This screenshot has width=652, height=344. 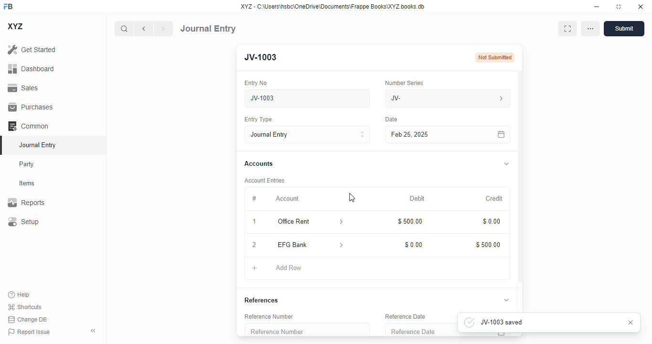 I want to click on $ 0.00, so click(x=414, y=245).